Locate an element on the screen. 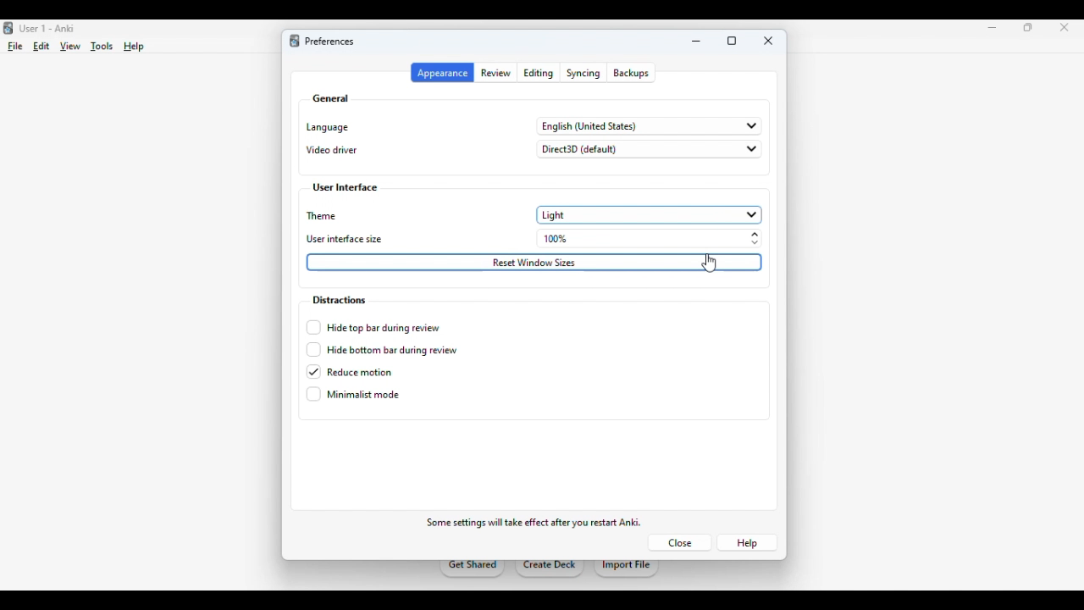  hide top bar during review is located at coordinates (373, 327).